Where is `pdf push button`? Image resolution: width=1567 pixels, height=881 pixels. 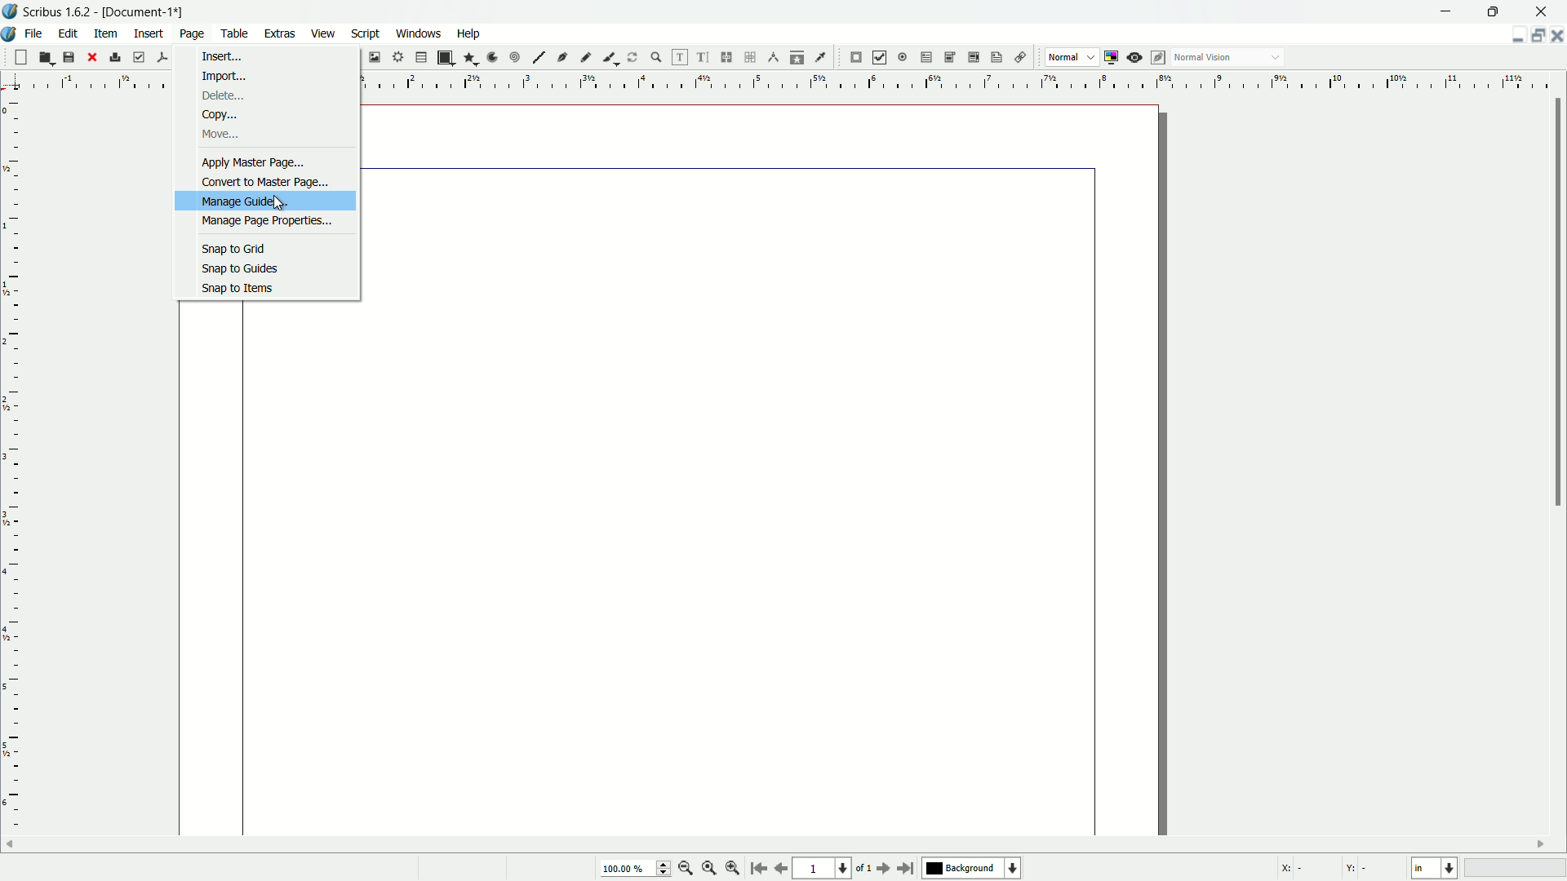
pdf push button is located at coordinates (856, 58).